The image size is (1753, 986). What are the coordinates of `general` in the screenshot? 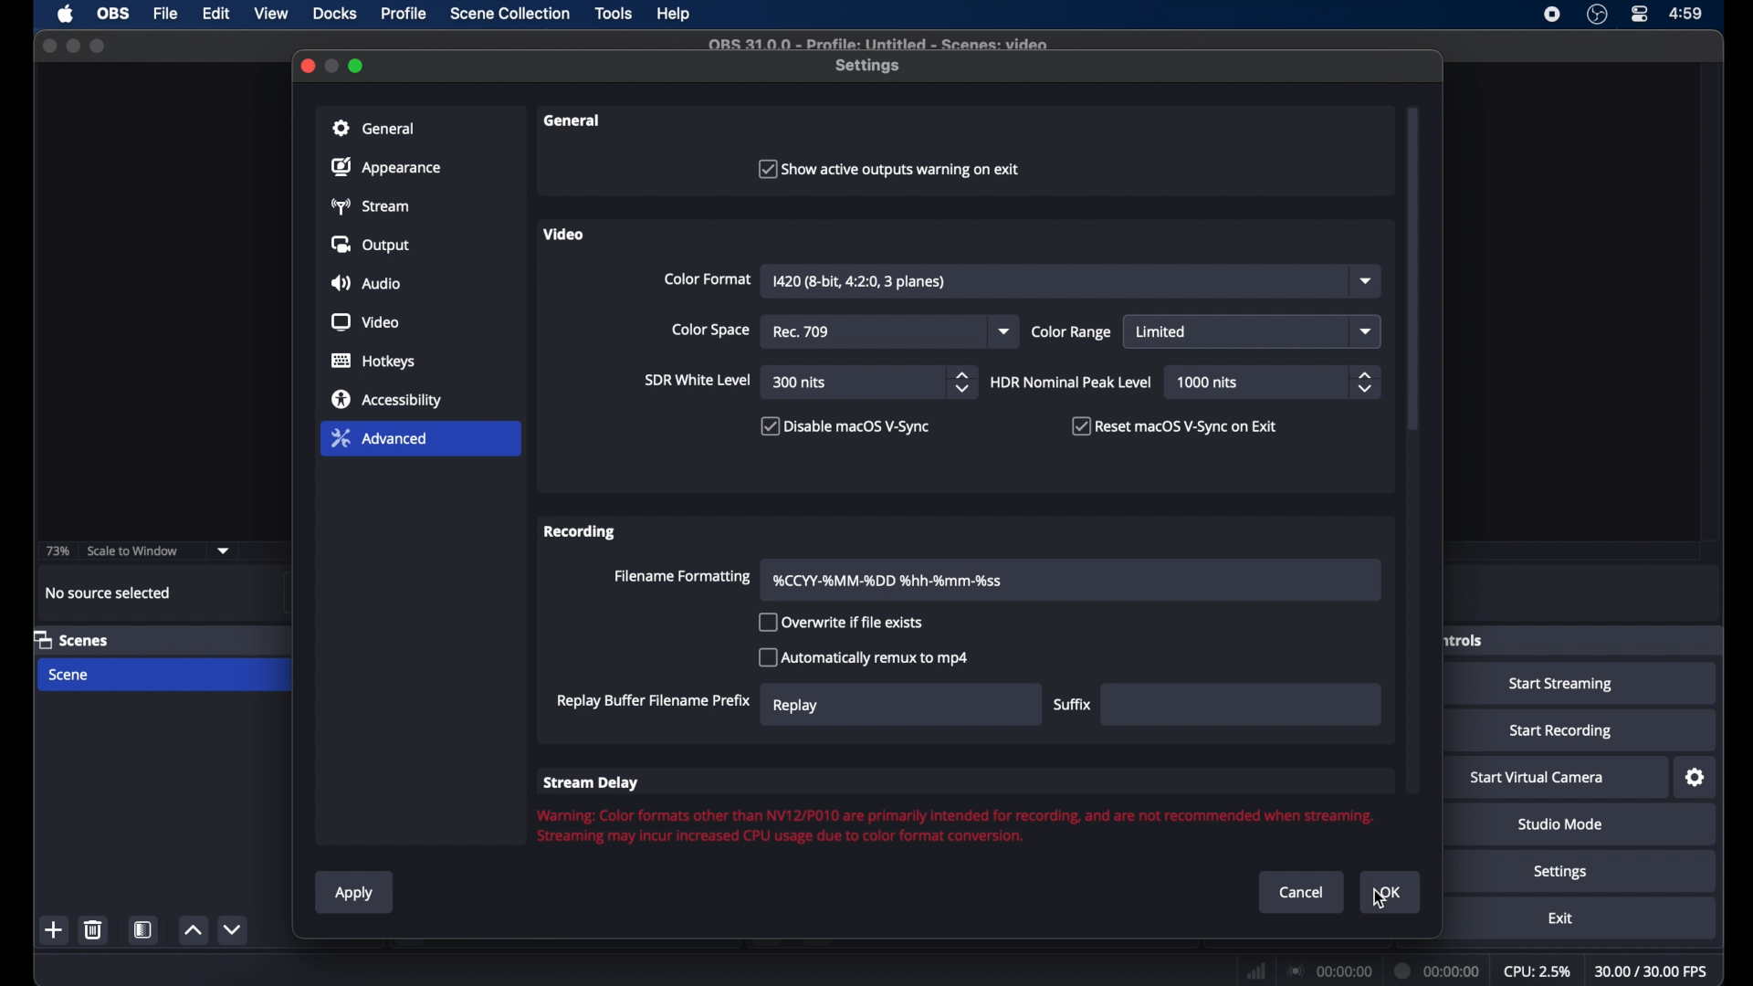 It's located at (421, 127).